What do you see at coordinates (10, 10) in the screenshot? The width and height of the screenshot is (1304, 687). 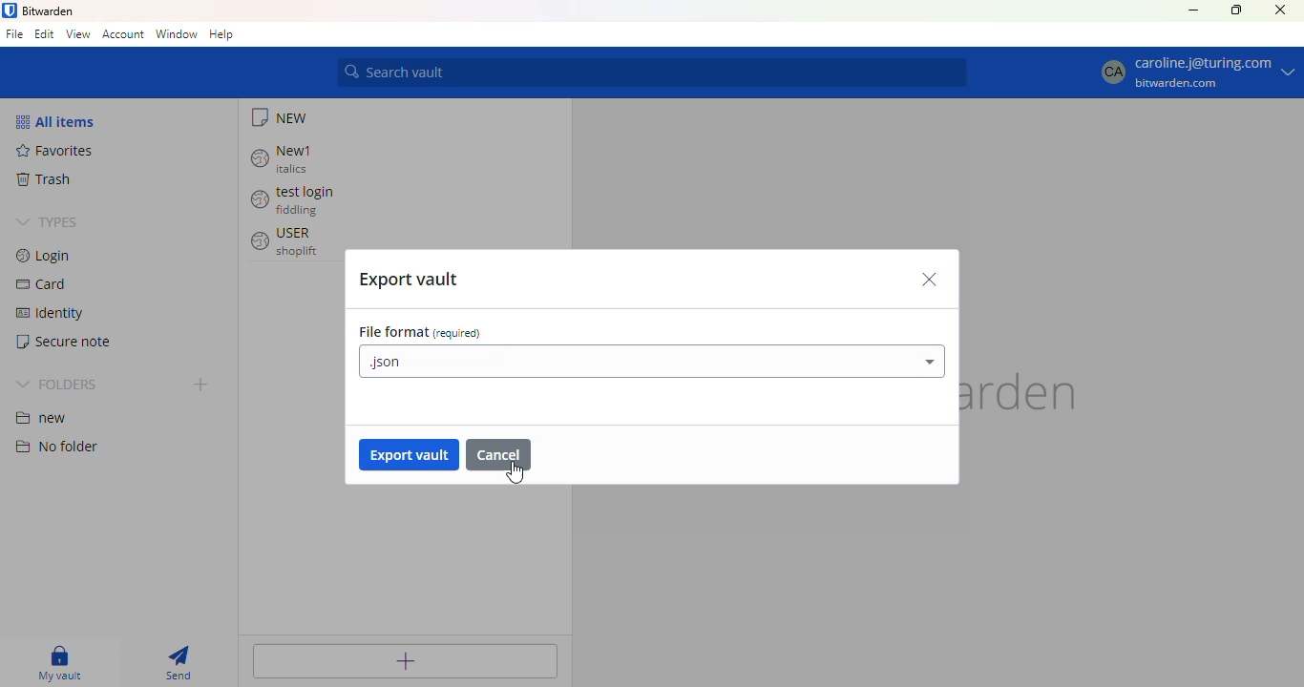 I see `logo` at bounding box center [10, 10].